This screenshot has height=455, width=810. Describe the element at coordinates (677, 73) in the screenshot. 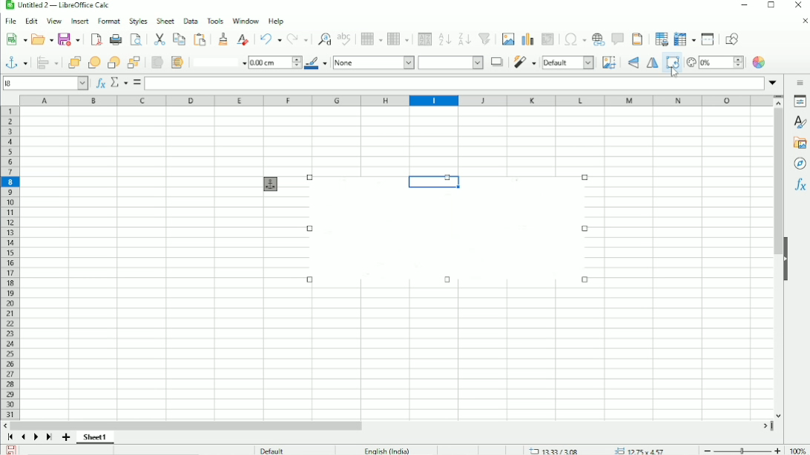

I see `cursor` at that location.